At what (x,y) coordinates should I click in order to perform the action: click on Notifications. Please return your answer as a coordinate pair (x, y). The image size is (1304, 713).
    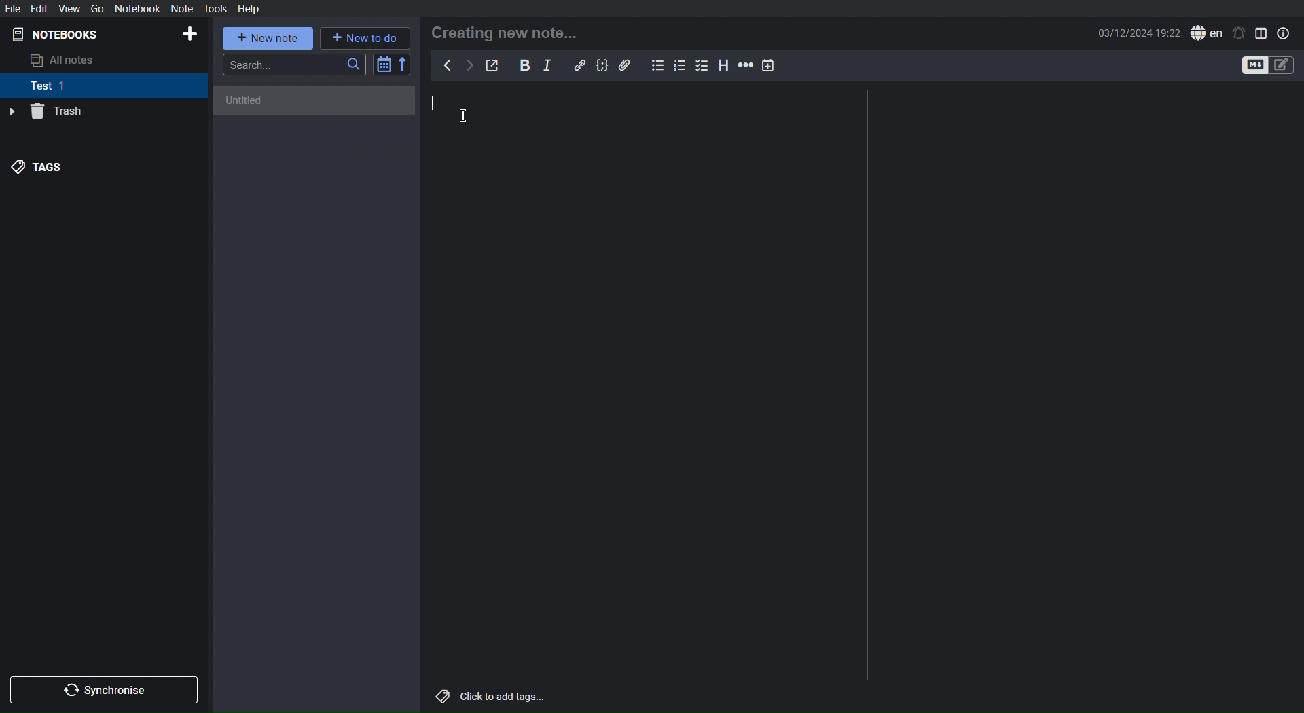
    Looking at the image, I should click on (1238, 34).